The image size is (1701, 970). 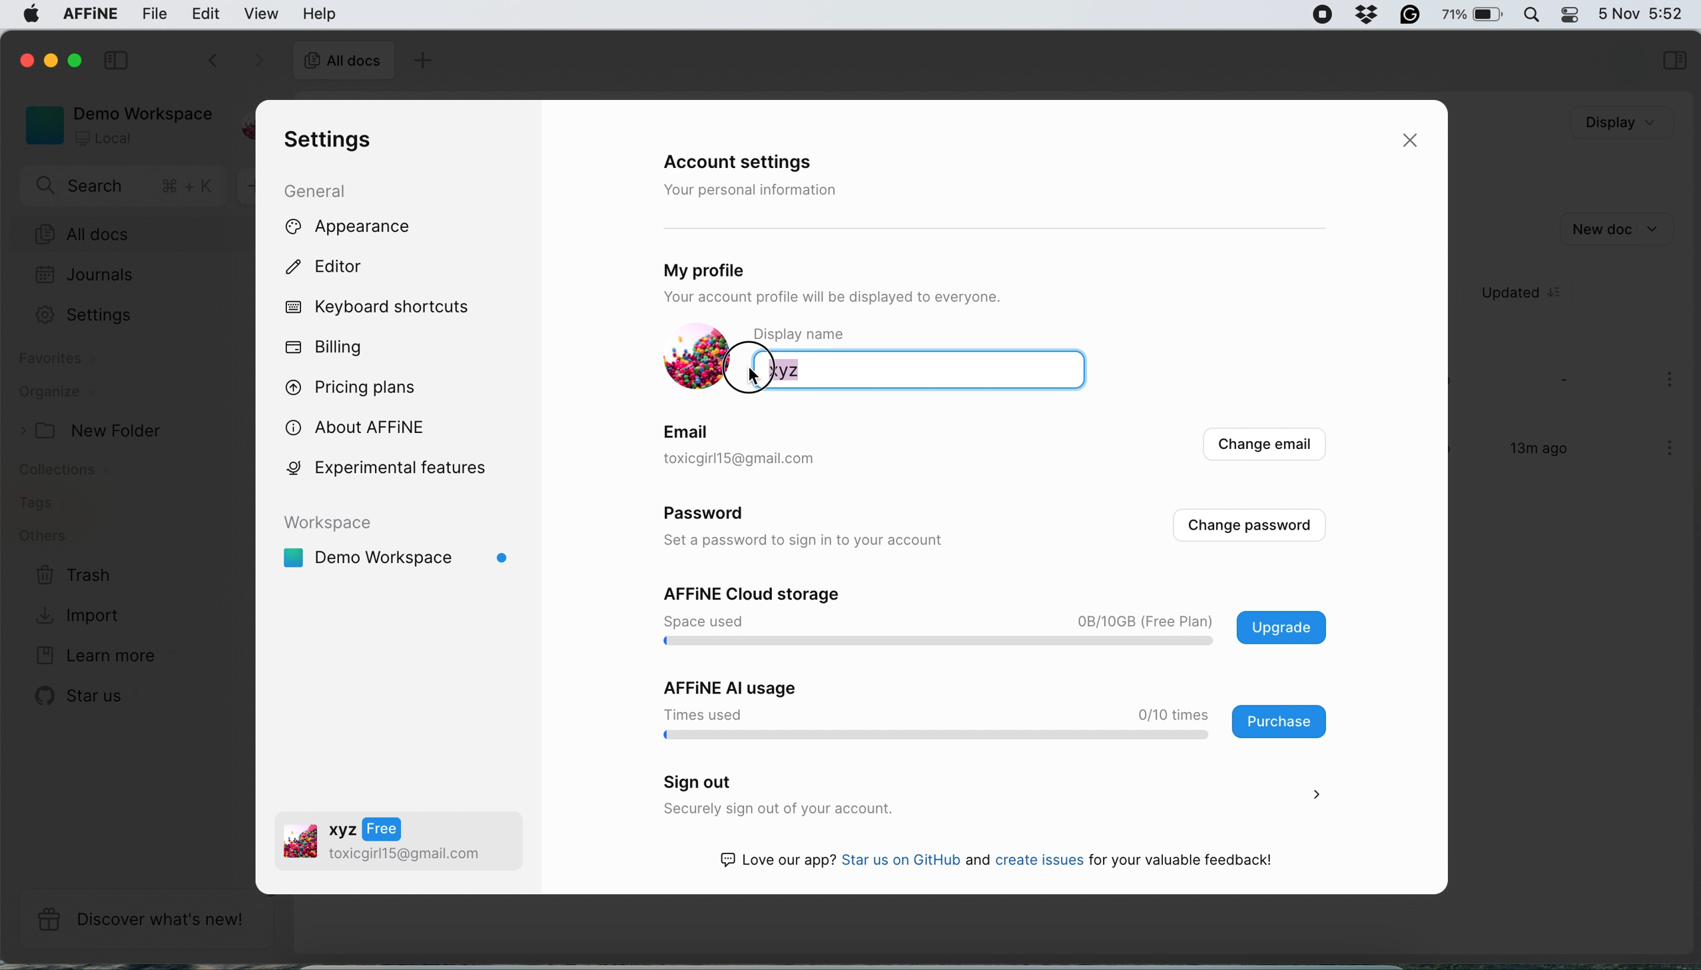 I want to click on new doc, so click(x=1614, y=227).